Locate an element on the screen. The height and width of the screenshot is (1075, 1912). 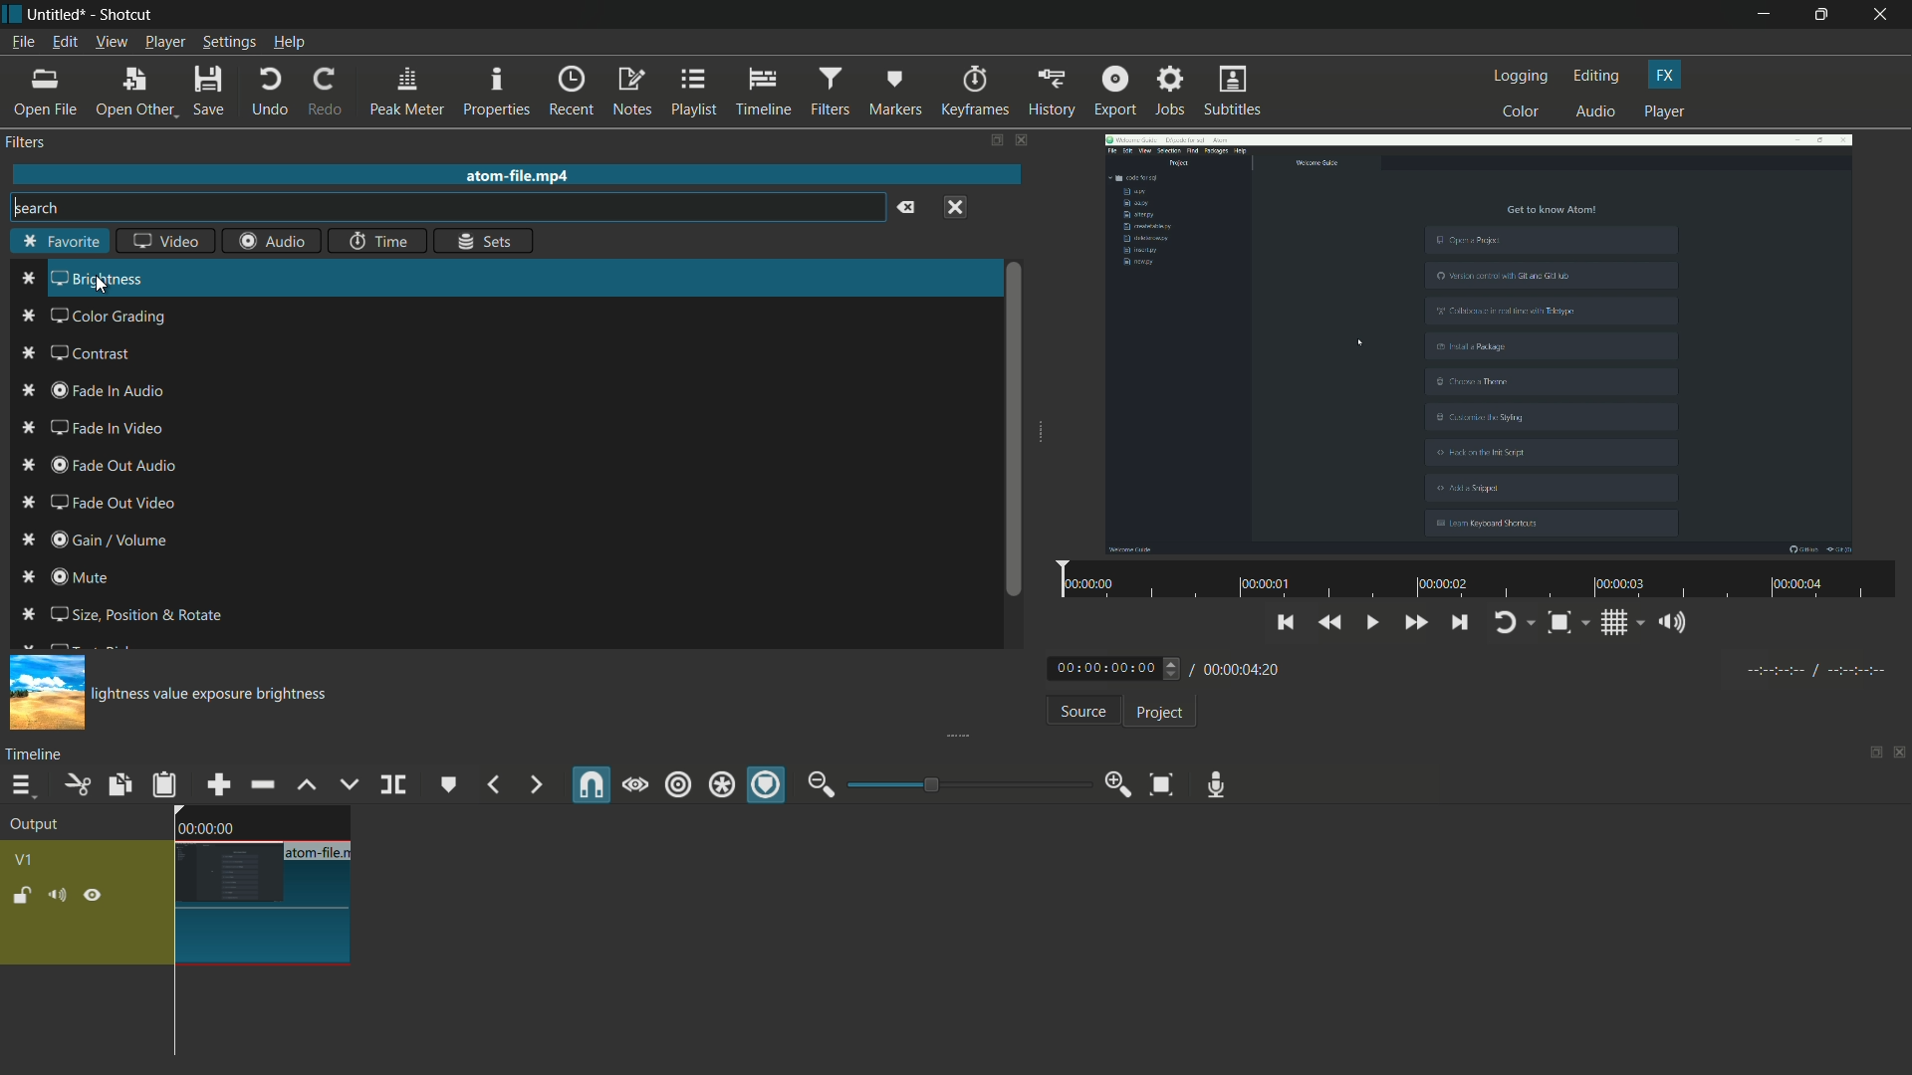
timecodes is located at coordinates (1813, 667).